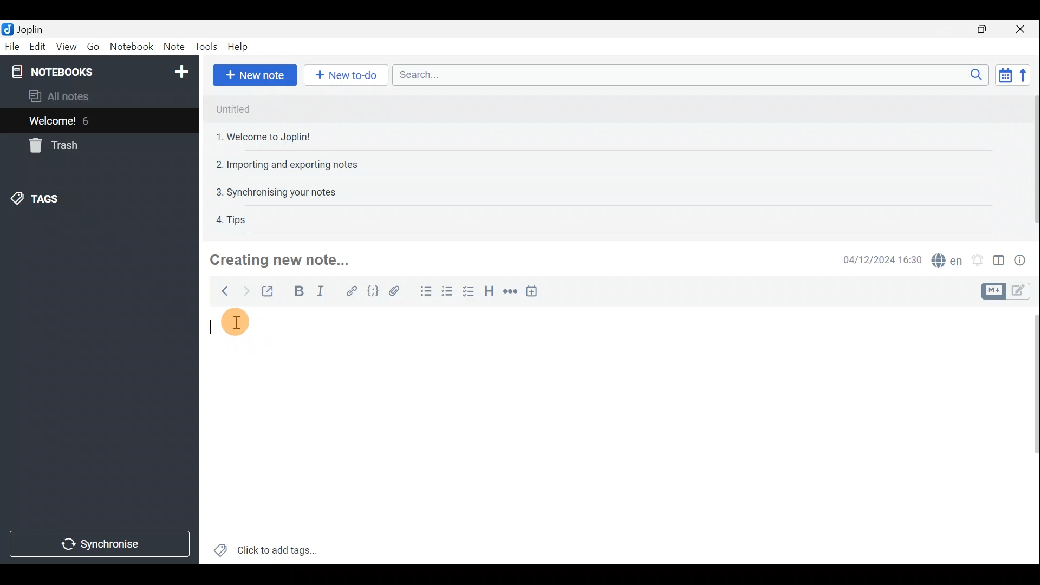 This screenshot has height=585, width=1040. I want to click on Reverse sort order, so click(1026, 75).